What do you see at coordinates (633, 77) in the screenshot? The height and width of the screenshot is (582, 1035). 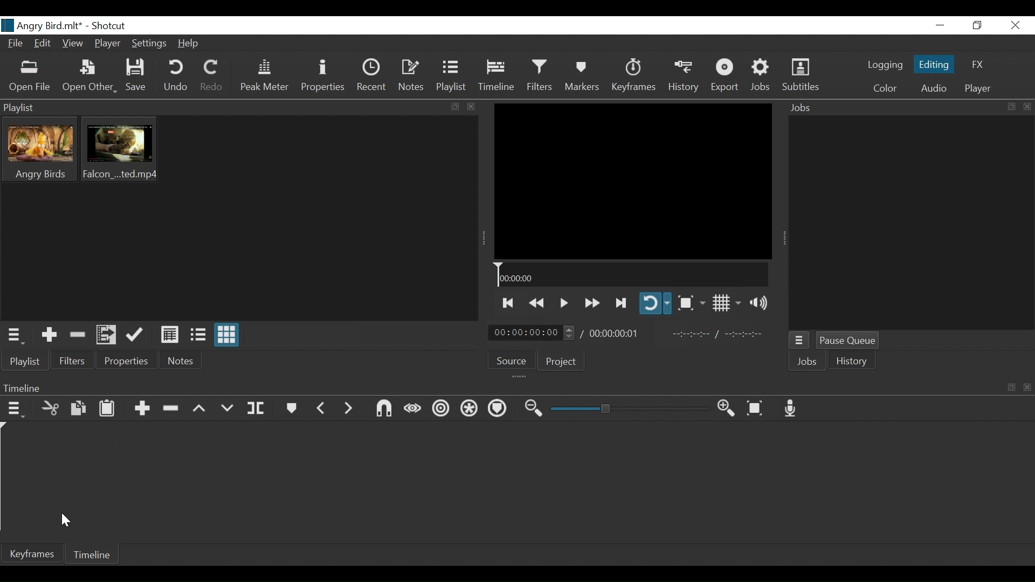 I see `Keyframe` at bounding box center [633, 77].